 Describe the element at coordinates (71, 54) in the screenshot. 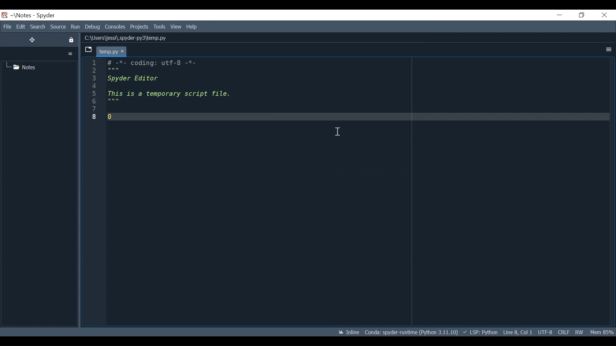

I see `More Options ` at that location.